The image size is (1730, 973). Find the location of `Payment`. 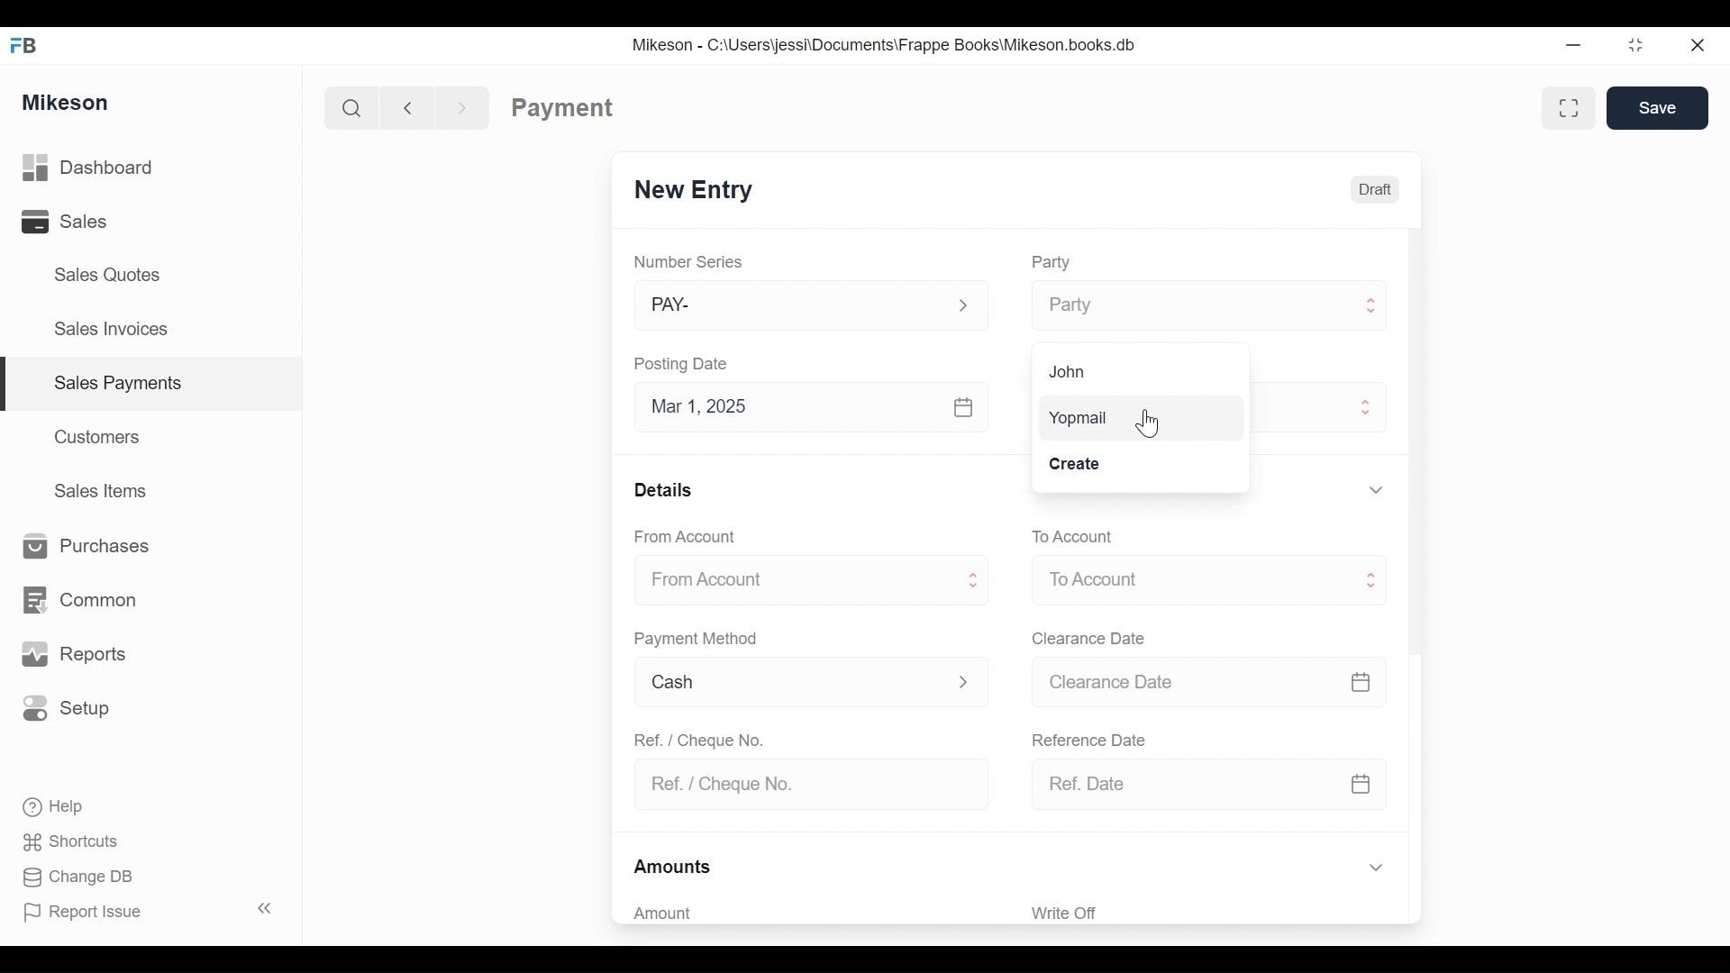

Payment is located at coordinates (561, 106).